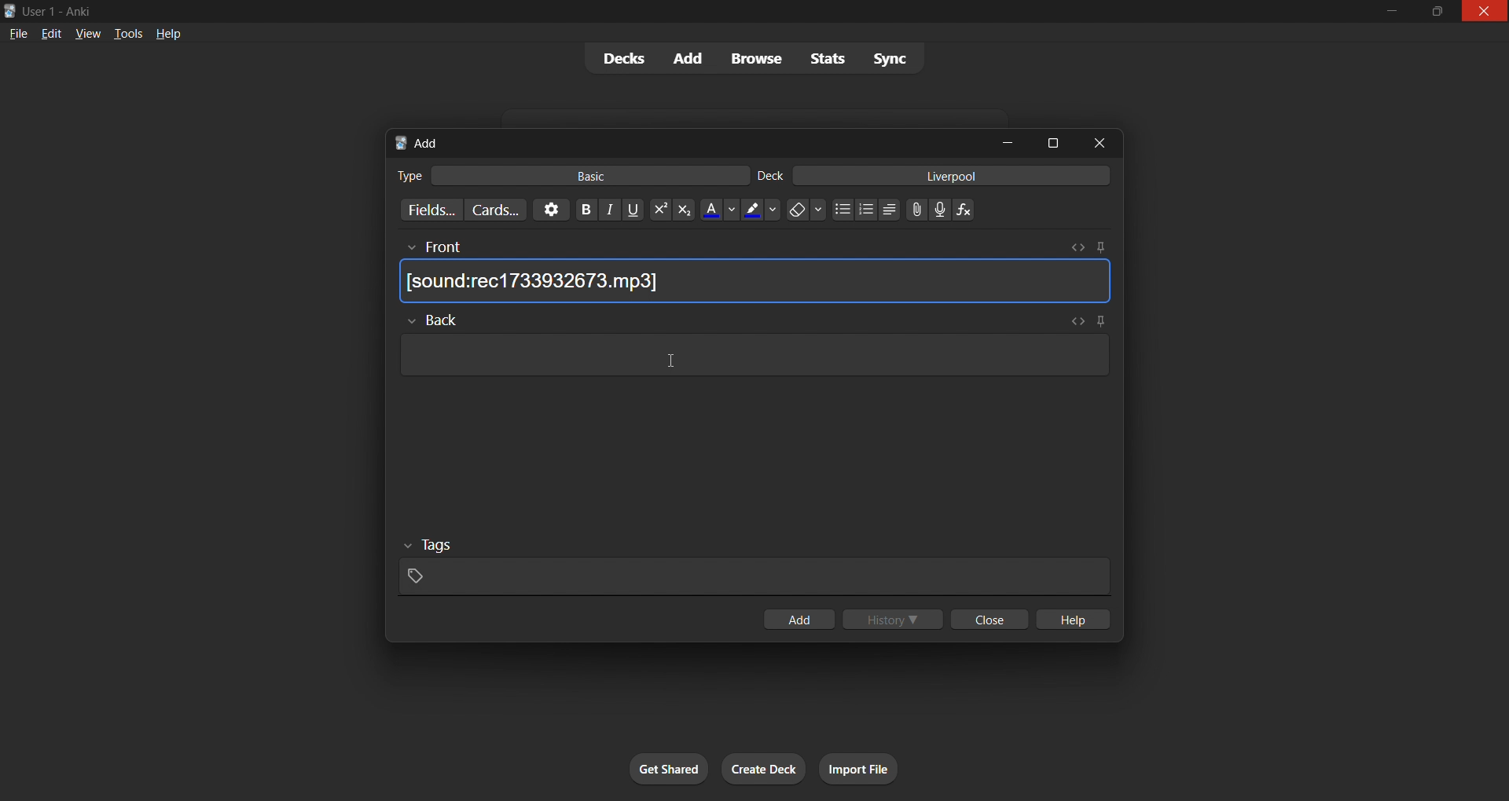 The height and width of the screenshot is (801, 1509). What do you see at coordinates (685, 141) in the screenshot?
I see `tab title` at bounding box center [685, 141].